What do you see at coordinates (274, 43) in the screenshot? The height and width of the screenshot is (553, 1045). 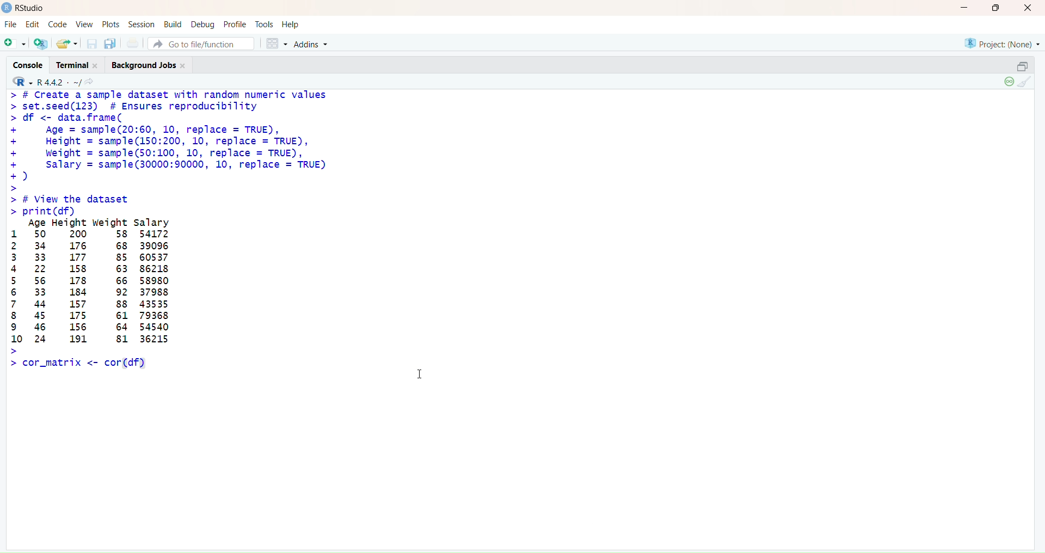 I see `Workspace panes` at bounding box center [274, 43].